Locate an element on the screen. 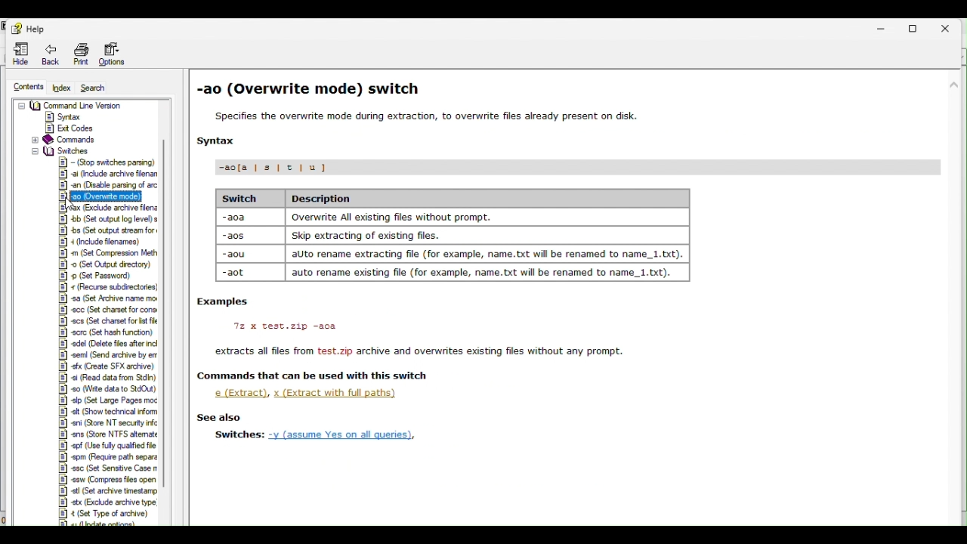  ‘Commands that can be used with this switch is located at coordinates (310, 376).